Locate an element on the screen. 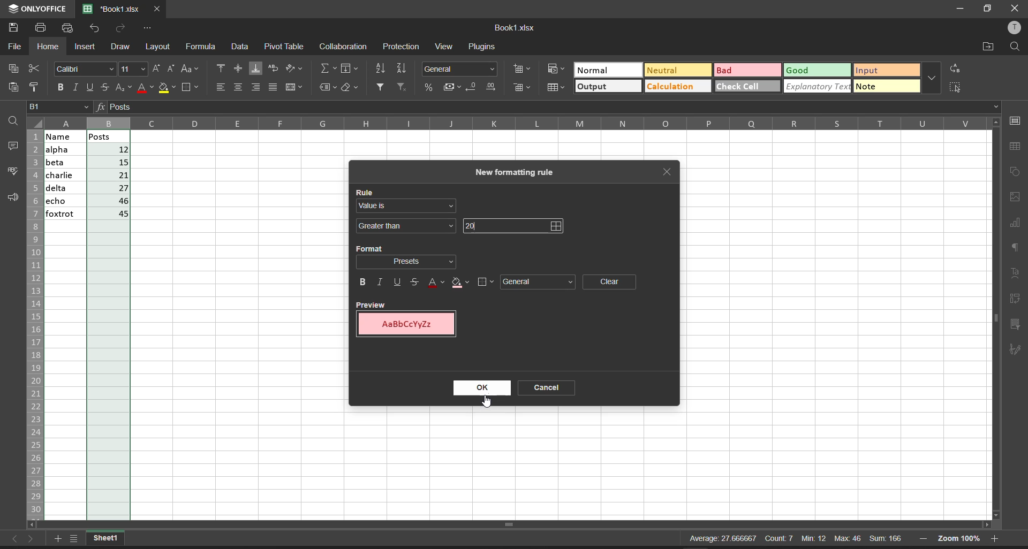 Image resolution: width=1028 pixels, height=549 pixels. 20 is located at coordinates (471, 224).